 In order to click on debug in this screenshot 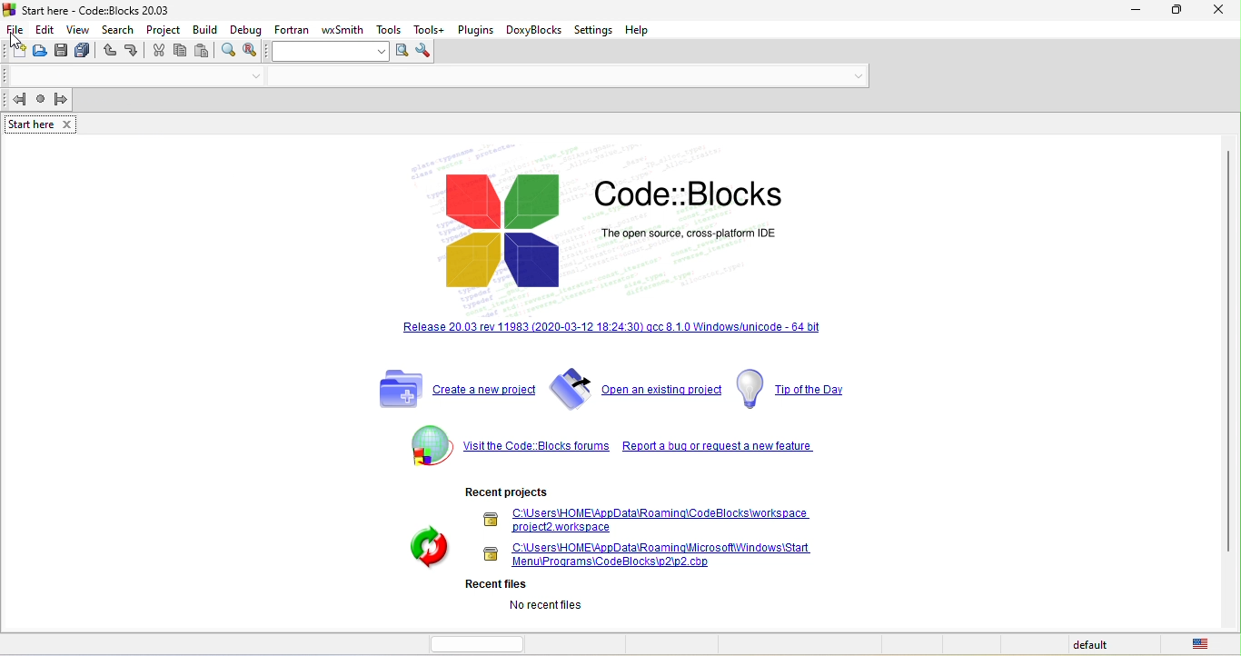, I will do `click(245, 28)`.